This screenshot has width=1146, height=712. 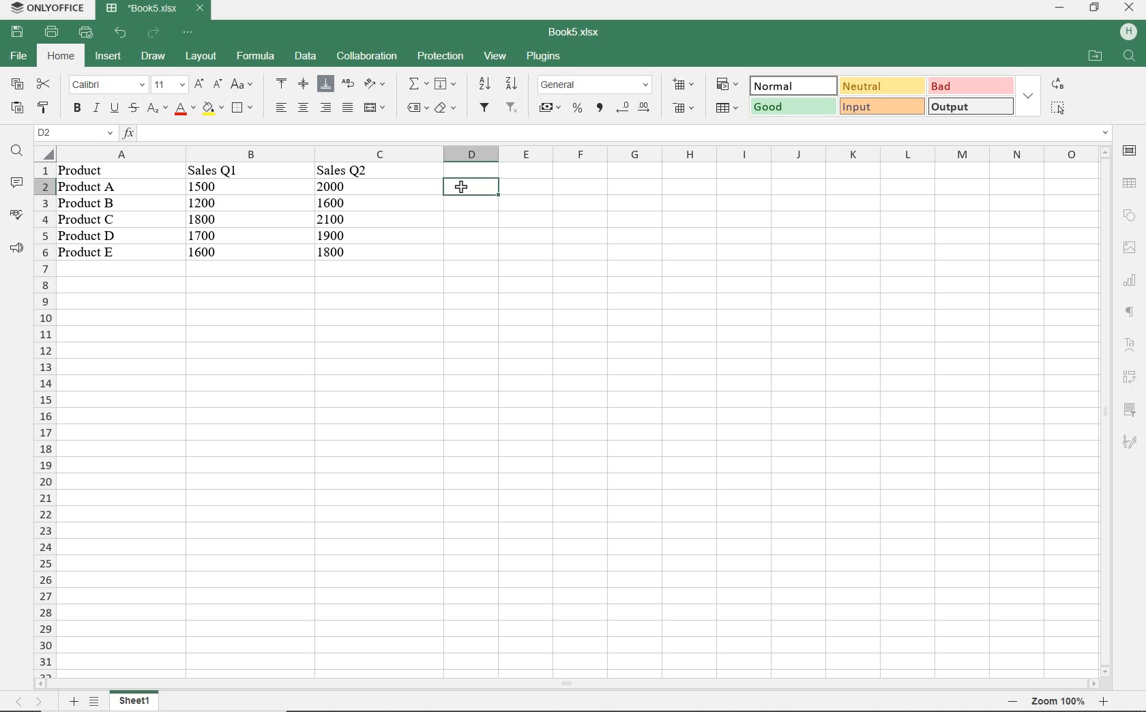 I want to click on selected cell, so click(x=471, y=187).